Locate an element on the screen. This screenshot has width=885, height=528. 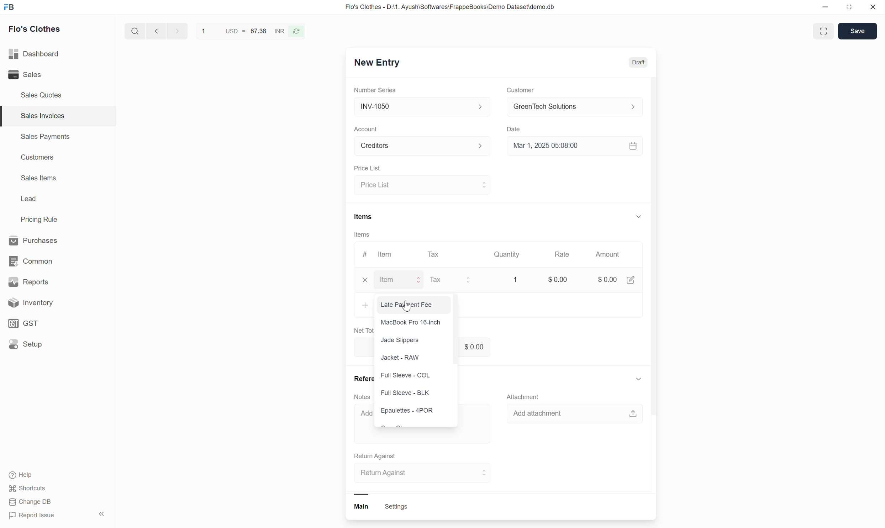
USD = 87.38 INR is located at coordinates (251, 33).